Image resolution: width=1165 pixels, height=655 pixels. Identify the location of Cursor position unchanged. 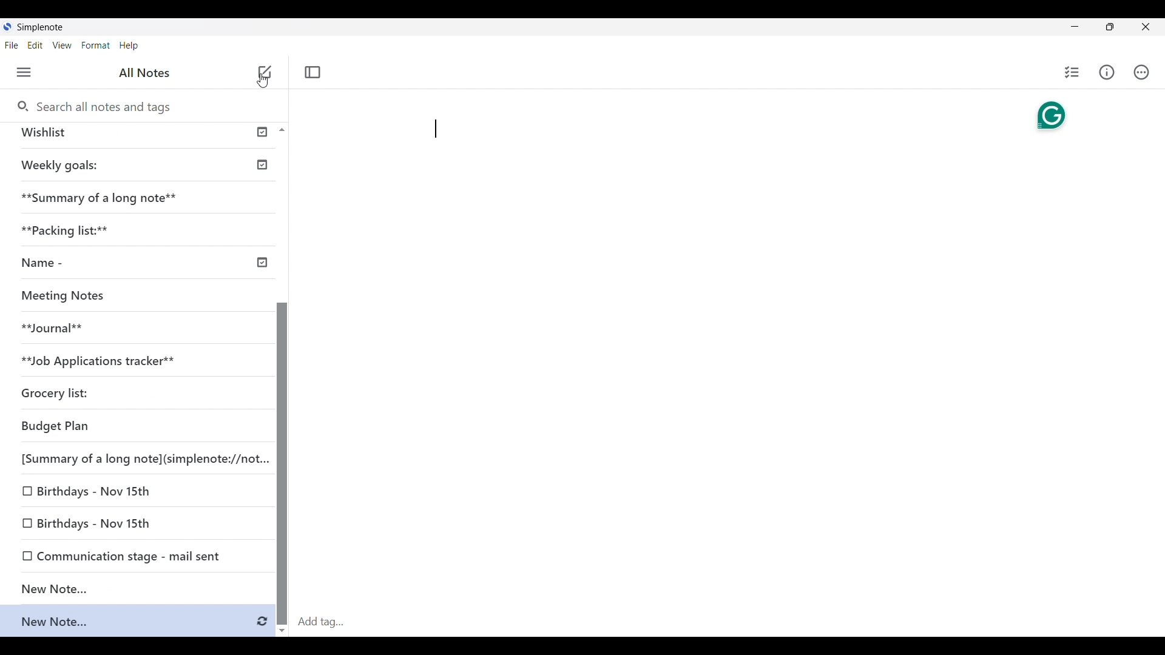
(263, 76).